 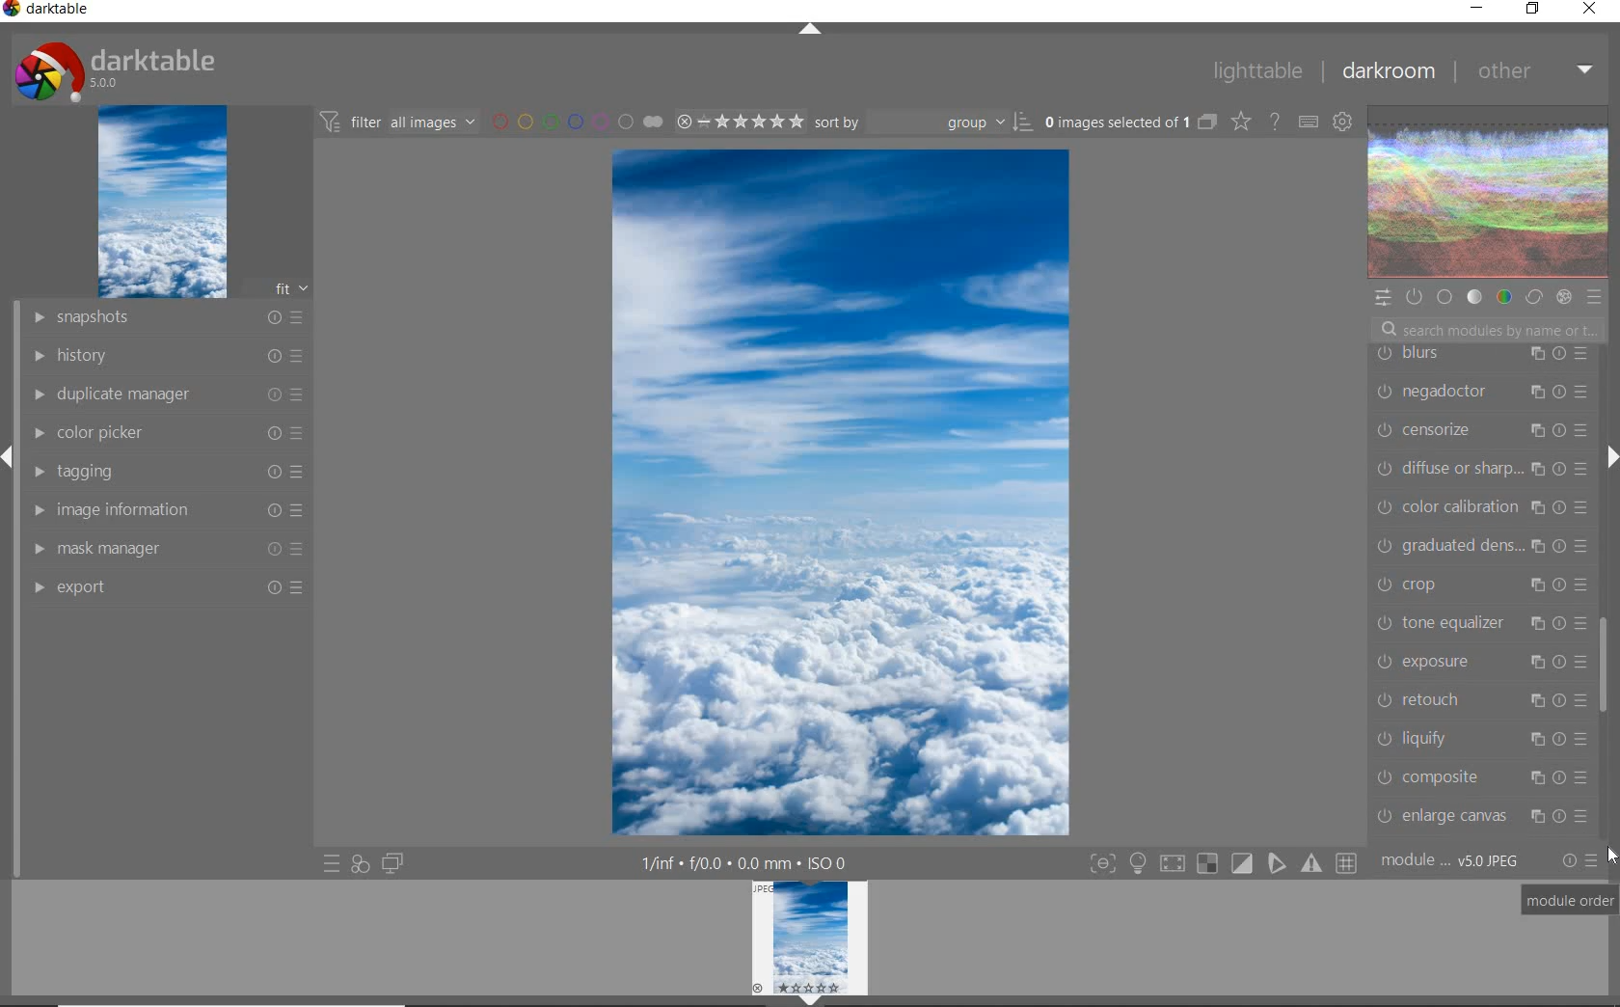 I want to click on CURSOR POSITION, so click(x=1612, y=856).